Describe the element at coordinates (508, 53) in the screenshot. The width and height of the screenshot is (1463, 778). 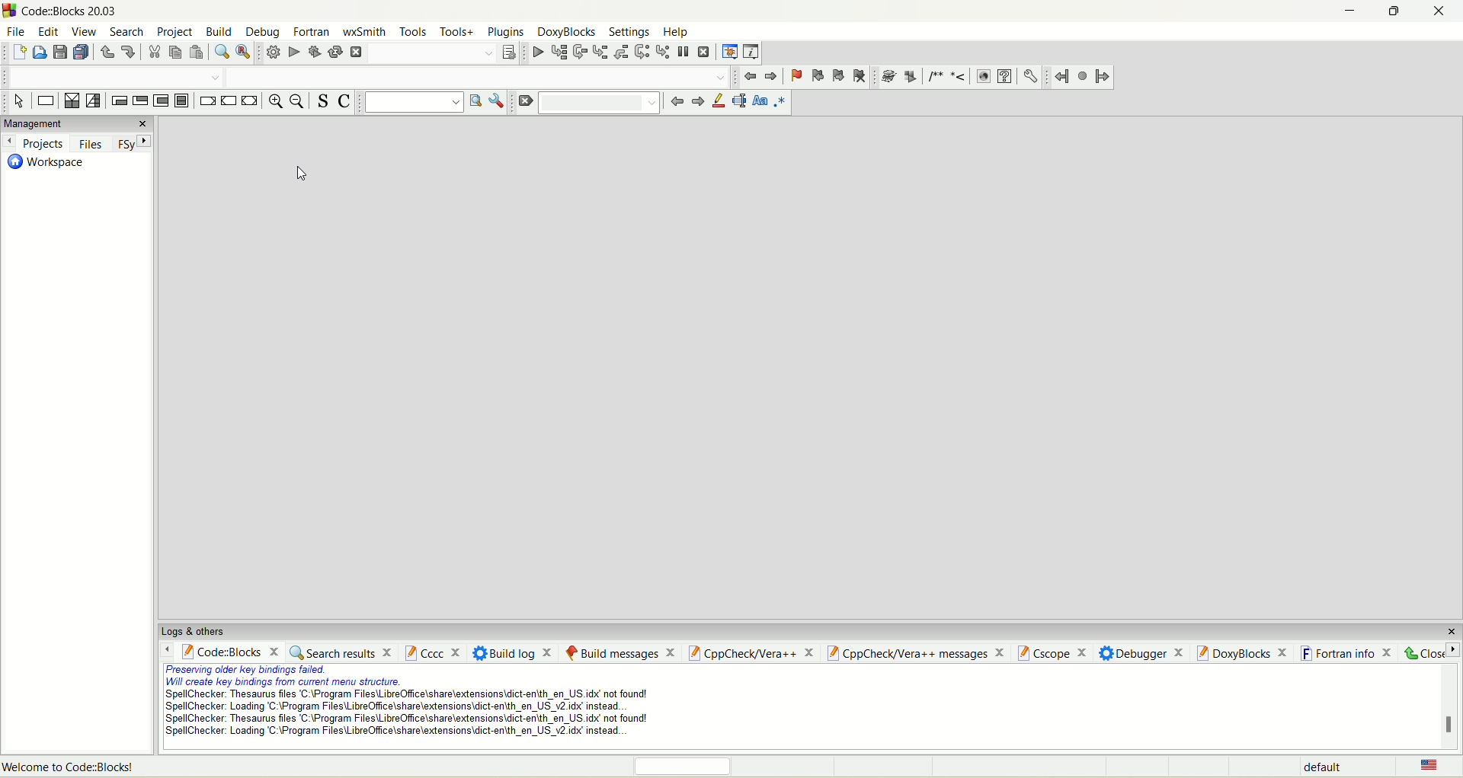
I see `select target dialog` at that location.